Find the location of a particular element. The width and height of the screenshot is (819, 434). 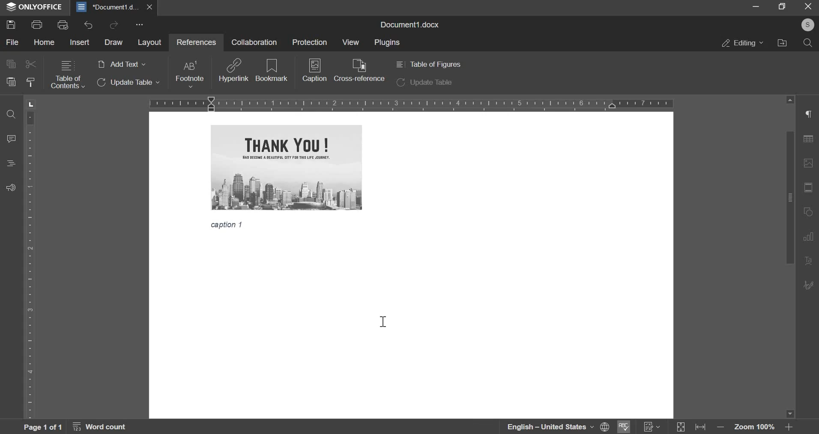

hyperlink is located at coordinates (234, 70).